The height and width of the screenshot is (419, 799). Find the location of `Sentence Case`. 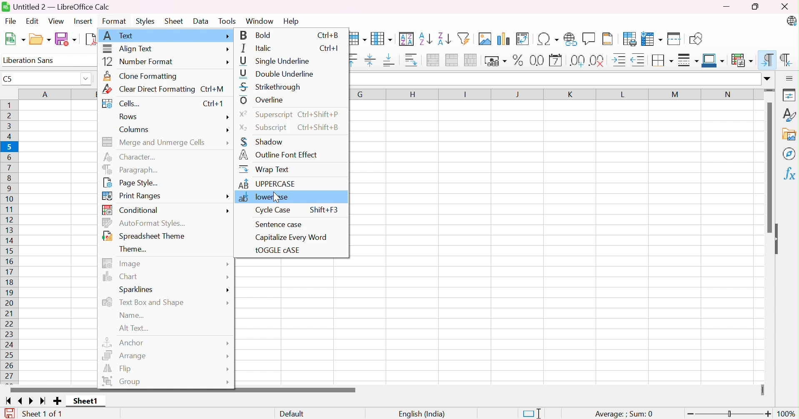

Sentence Case is located at coordinates (278, 224).